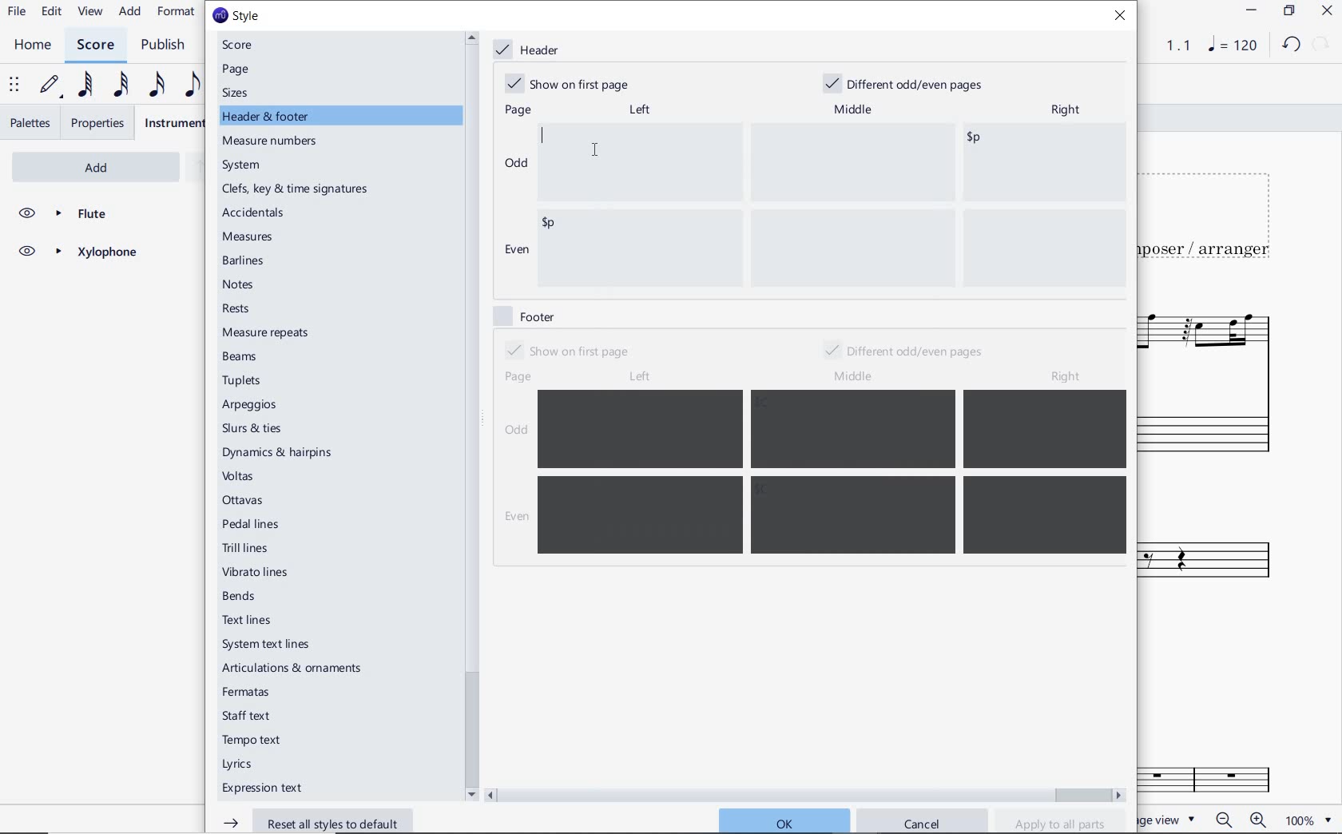 The width and height of the screenshot is (1342, 834). Describe the element at coordinates (1288, 11) in the screenshot. I see `RESTORE DOWN` at that location.